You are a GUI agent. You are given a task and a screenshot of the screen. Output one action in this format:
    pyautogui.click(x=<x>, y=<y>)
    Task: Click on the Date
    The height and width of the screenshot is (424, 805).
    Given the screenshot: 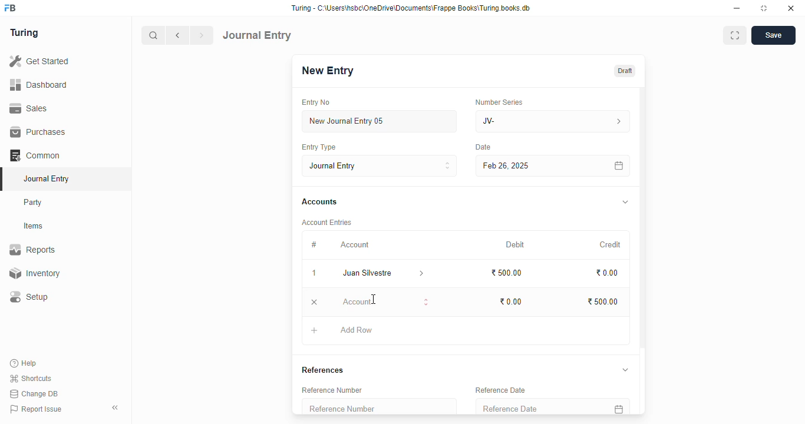 What is the action you would take?
    pyautogui.click(x=484, y=147)
    